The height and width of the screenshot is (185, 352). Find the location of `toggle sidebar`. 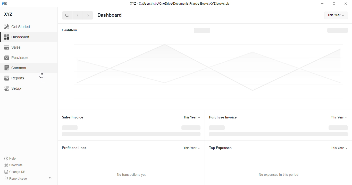

toggle sidebar is located at coordinates (51, 178).